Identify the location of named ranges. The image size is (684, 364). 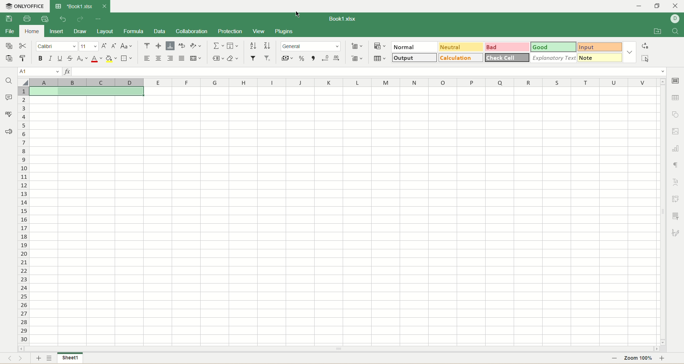
(218, 58).